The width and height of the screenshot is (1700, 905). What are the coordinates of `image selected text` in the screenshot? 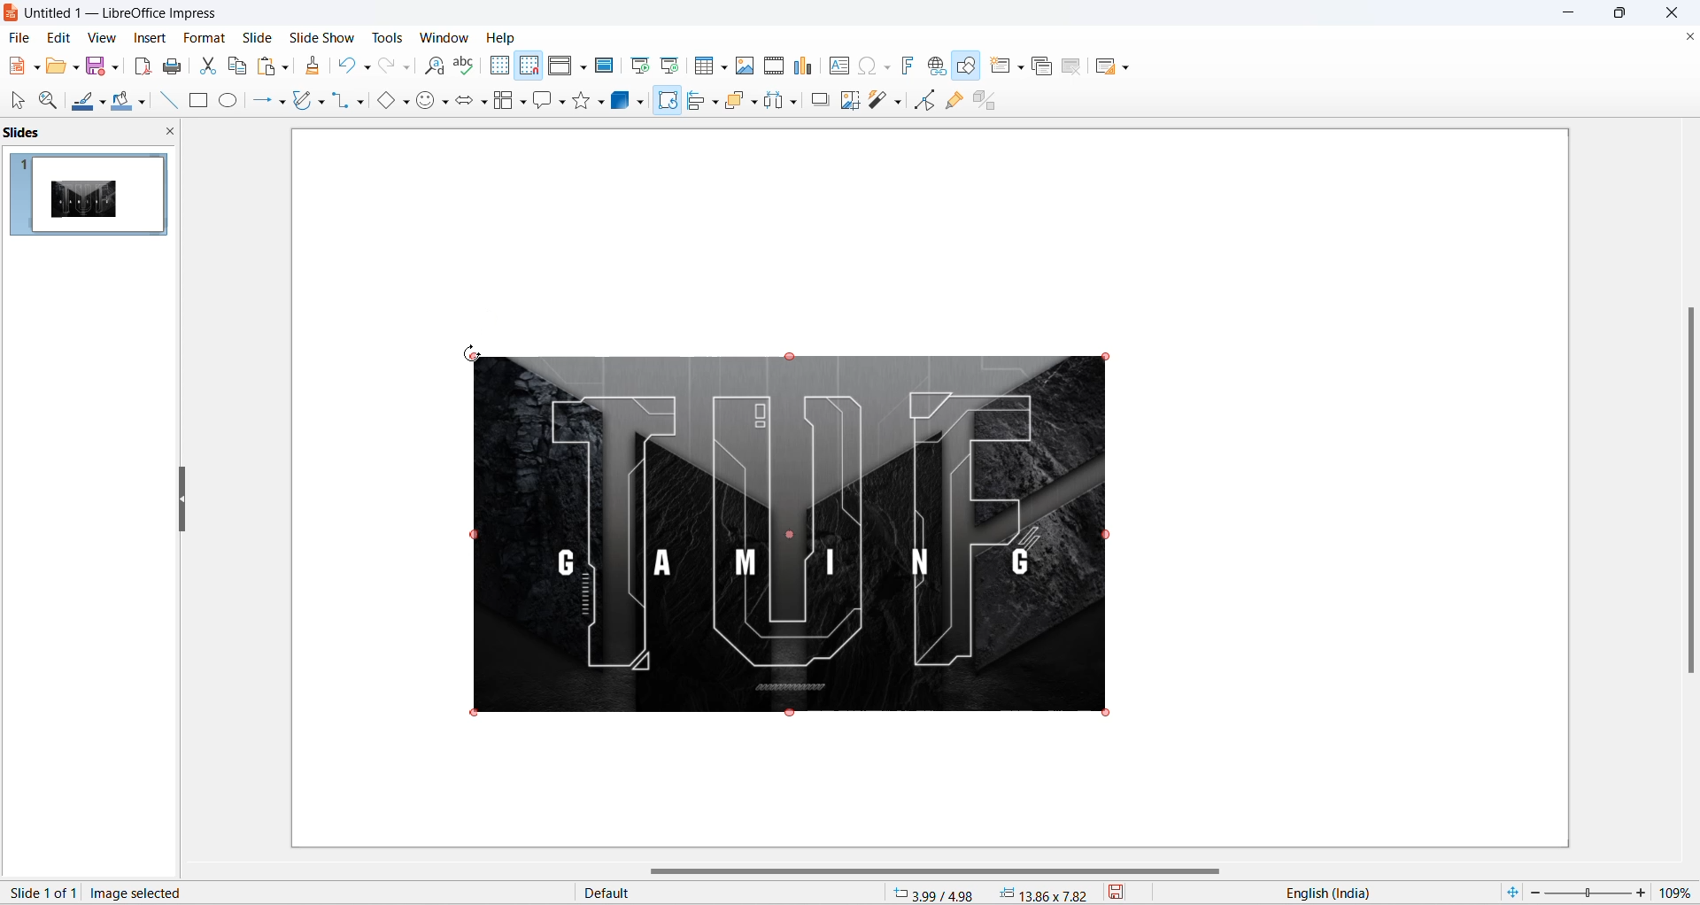 It's located at (139, 892).